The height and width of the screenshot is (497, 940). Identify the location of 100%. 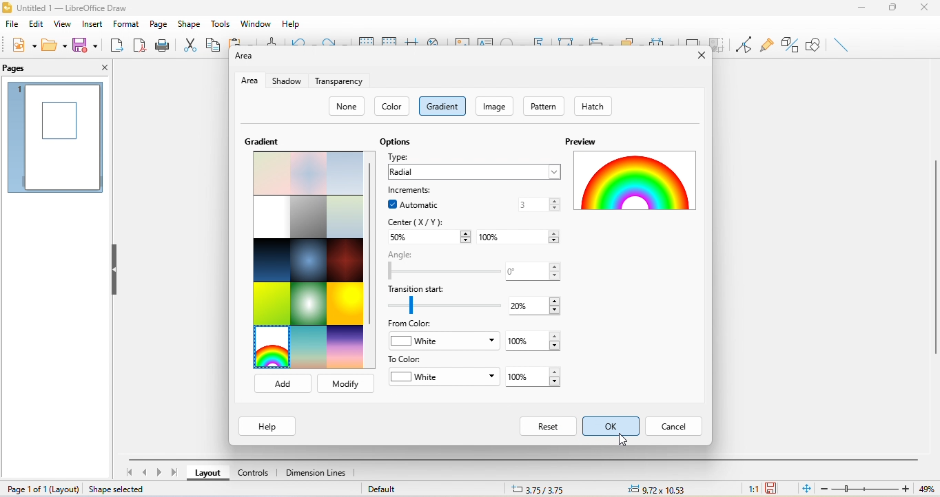
(538, 377).